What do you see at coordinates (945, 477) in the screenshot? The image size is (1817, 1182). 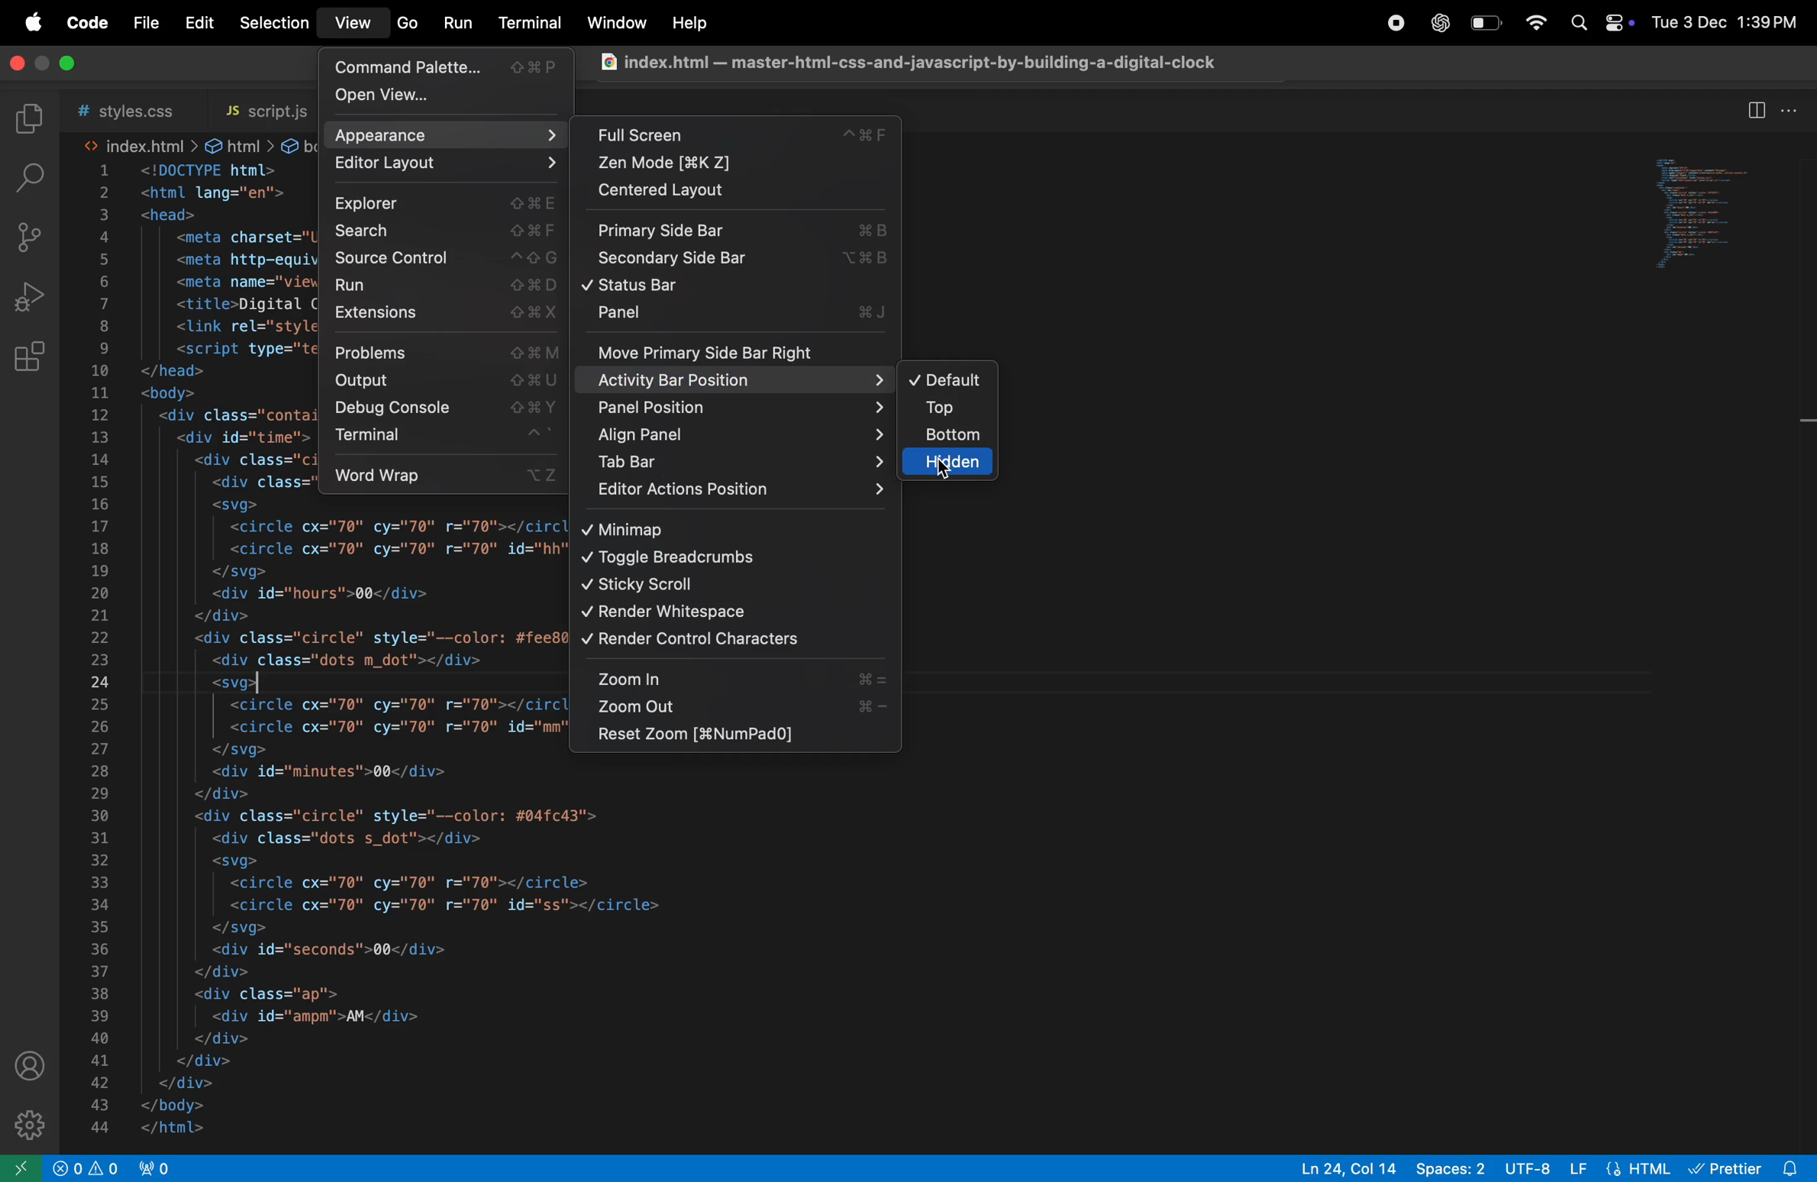 I see `cursor` at bounding box center [945, 477].